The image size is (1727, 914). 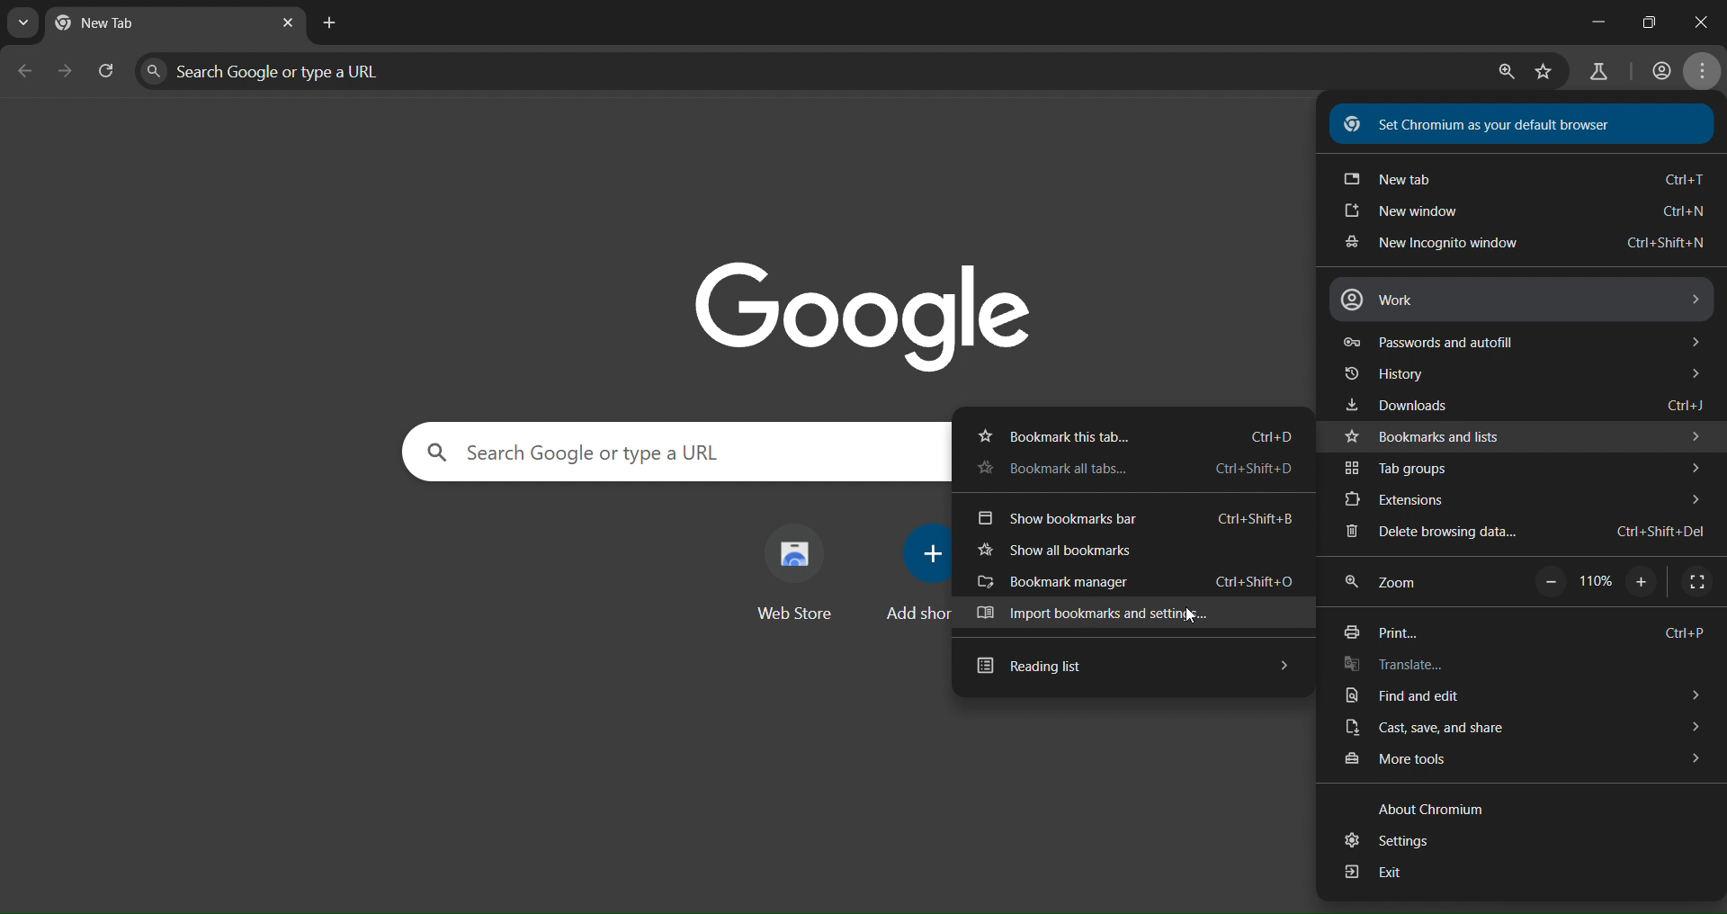 What do you see at coordinates (1523, 730) in the screenshot?
I see `cast save and share` at bounding box center [1523, 730].